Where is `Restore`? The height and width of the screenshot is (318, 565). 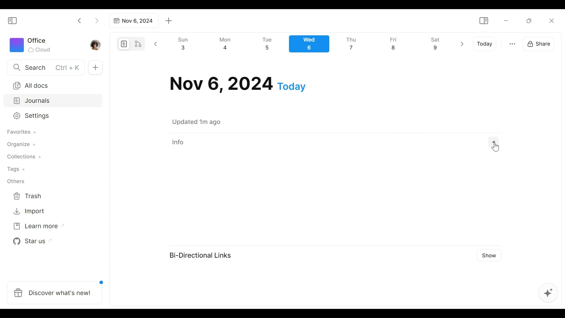 Restore is located at coordinates (531, 20).